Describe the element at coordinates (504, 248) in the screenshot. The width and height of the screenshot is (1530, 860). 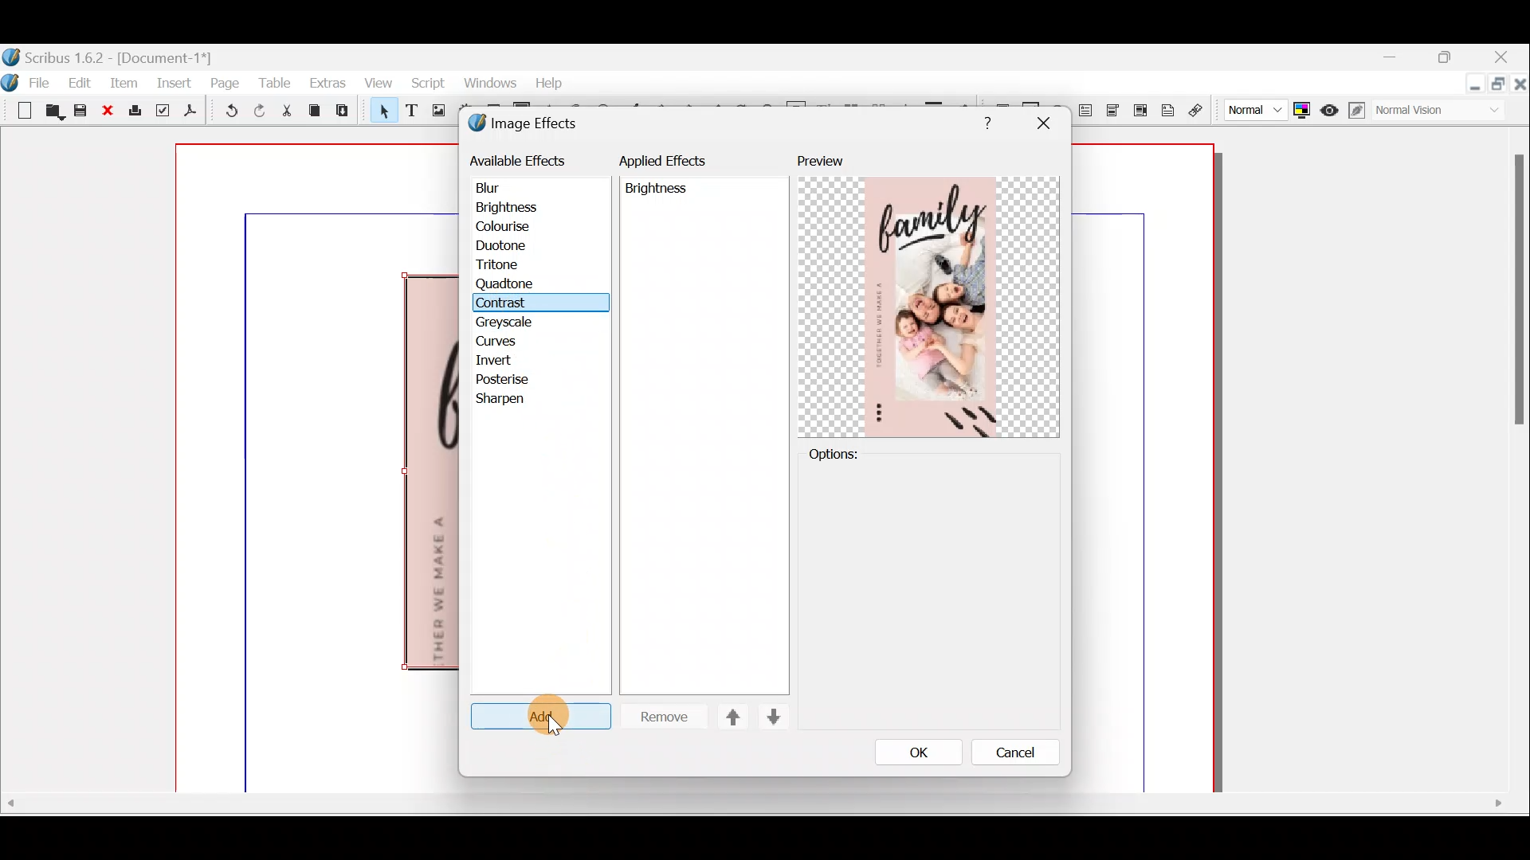
I see `Duotone` at that location.